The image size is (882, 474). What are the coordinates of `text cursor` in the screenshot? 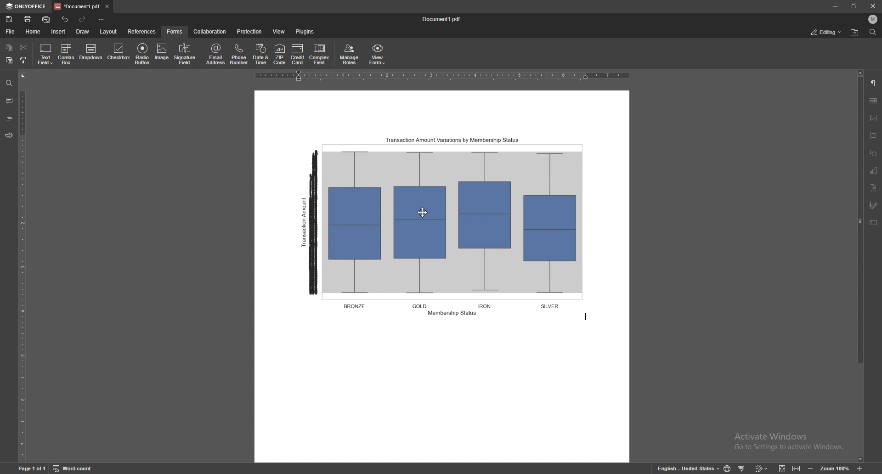 It's located at (594, 326).